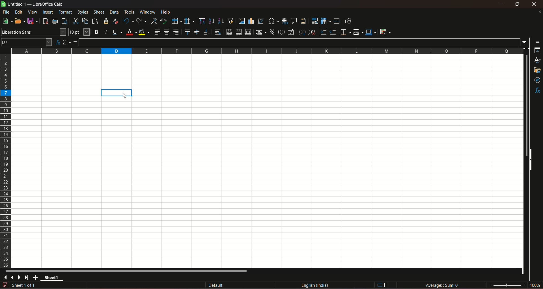 This screenshot has height=289, width=543. What do you see at coordinates (157, 32) in the screenshot?
I see `align left` at bounding box center [157, 32].